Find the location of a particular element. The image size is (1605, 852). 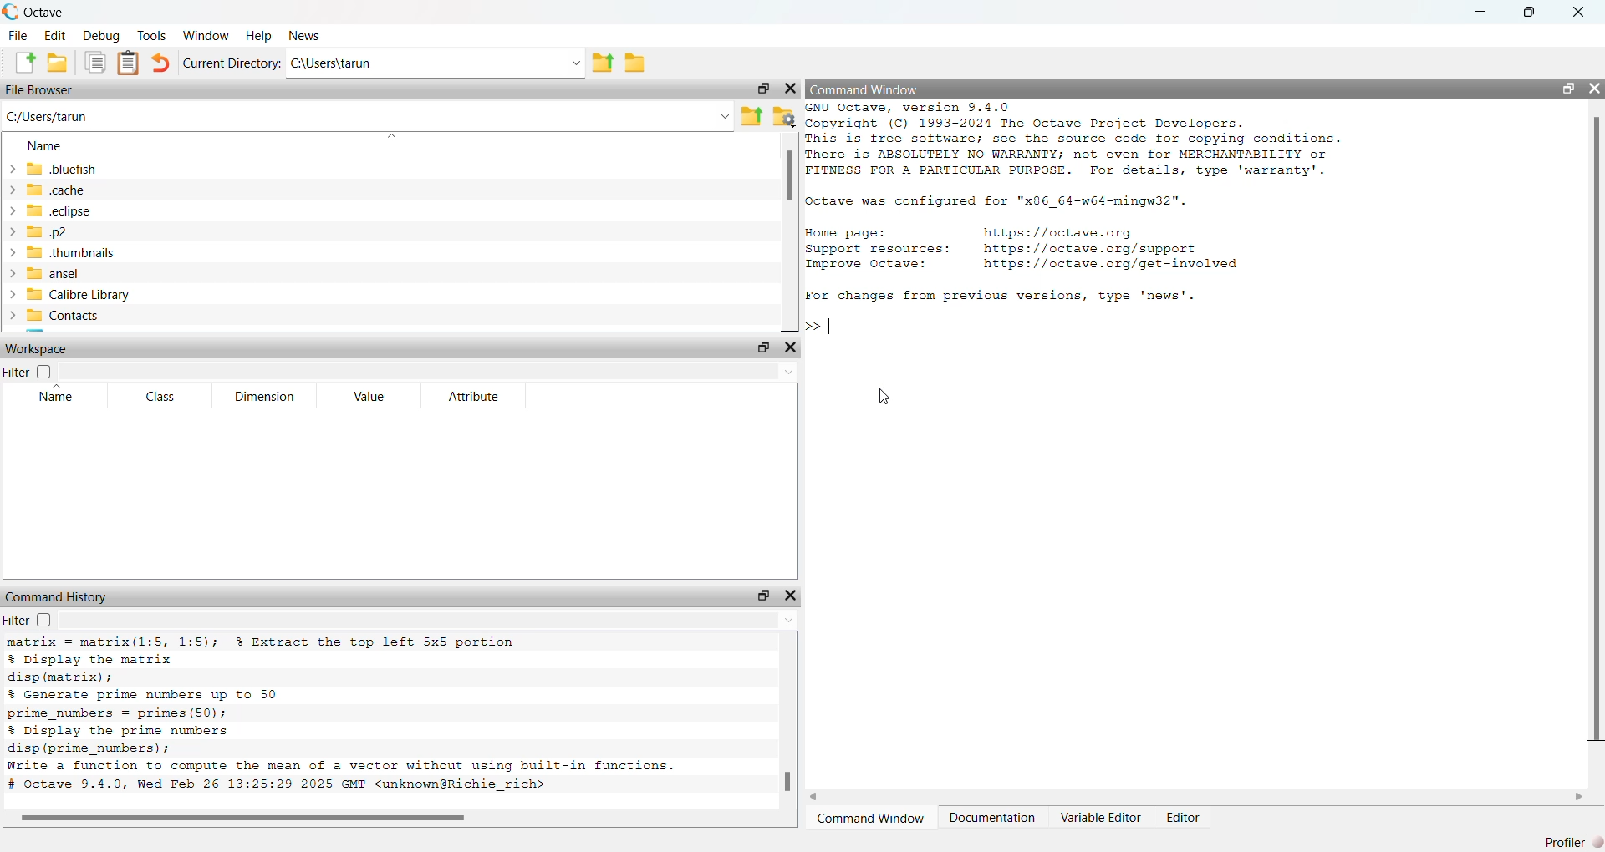

scroll bar is located at coordinates (790, 176).